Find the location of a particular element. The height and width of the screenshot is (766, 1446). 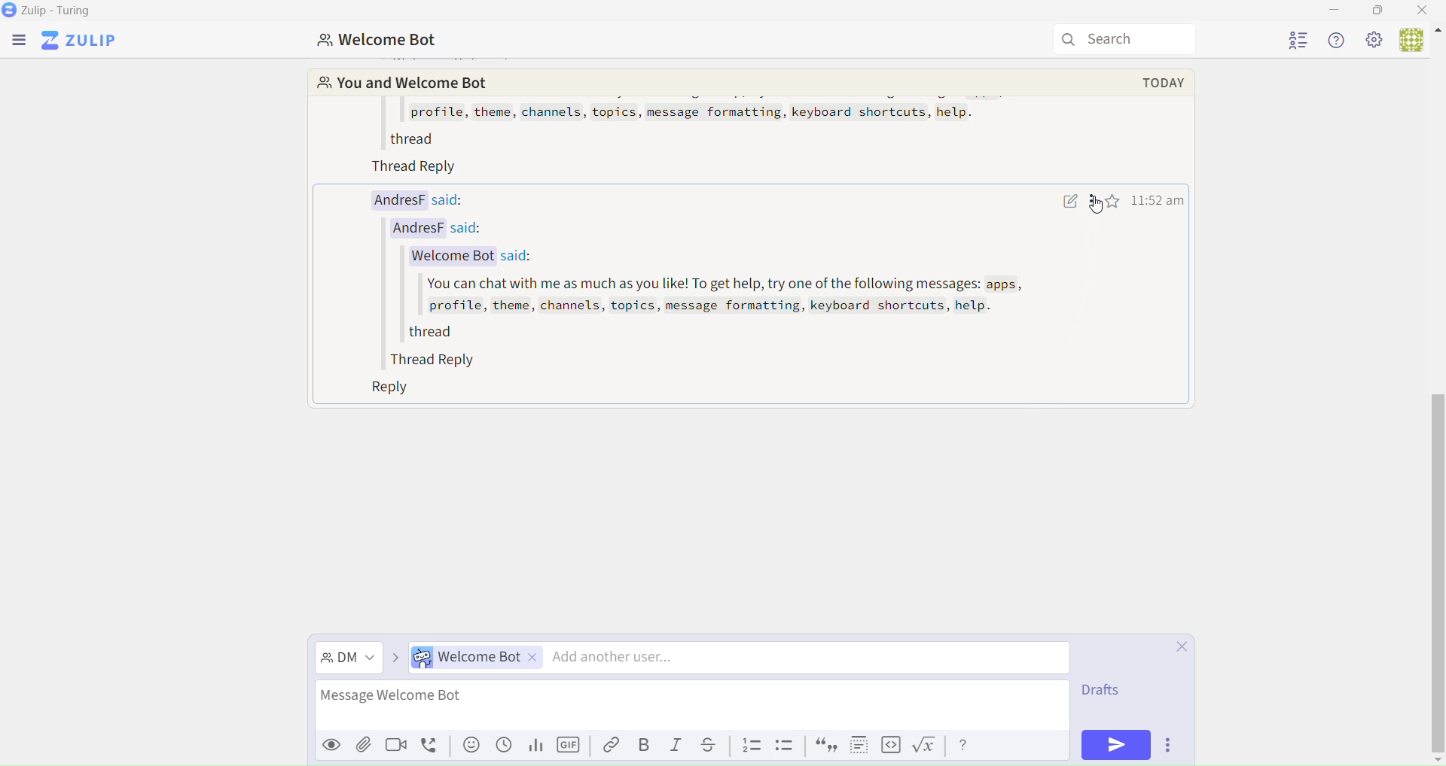

spoiler is located at coordinates (859, 747).